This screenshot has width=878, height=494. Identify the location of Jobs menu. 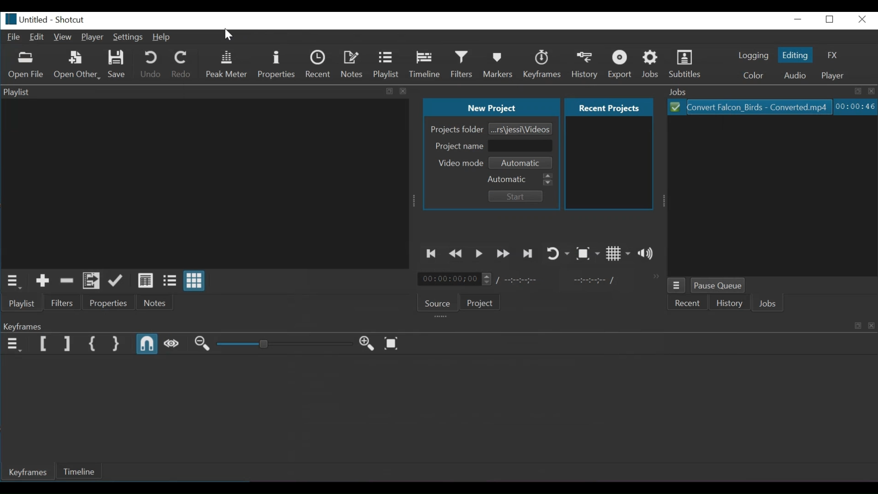
(677, 285).